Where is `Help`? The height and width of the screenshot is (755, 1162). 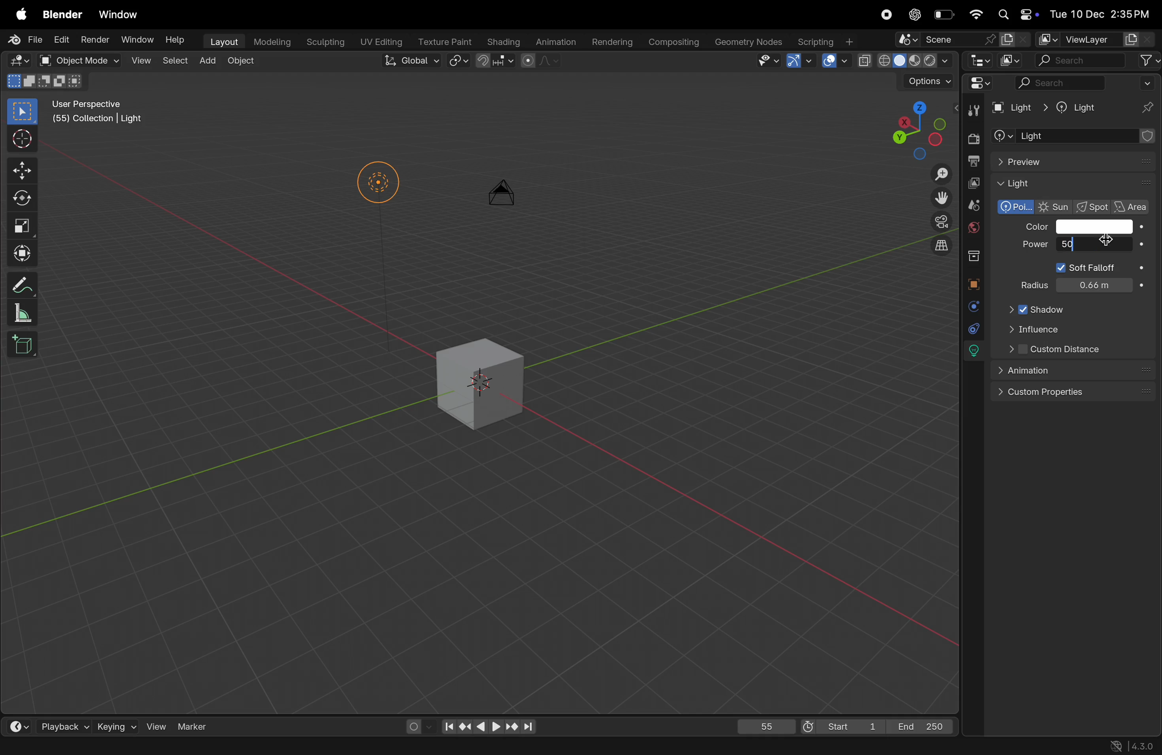 Help is located at coordinates (176, 41).